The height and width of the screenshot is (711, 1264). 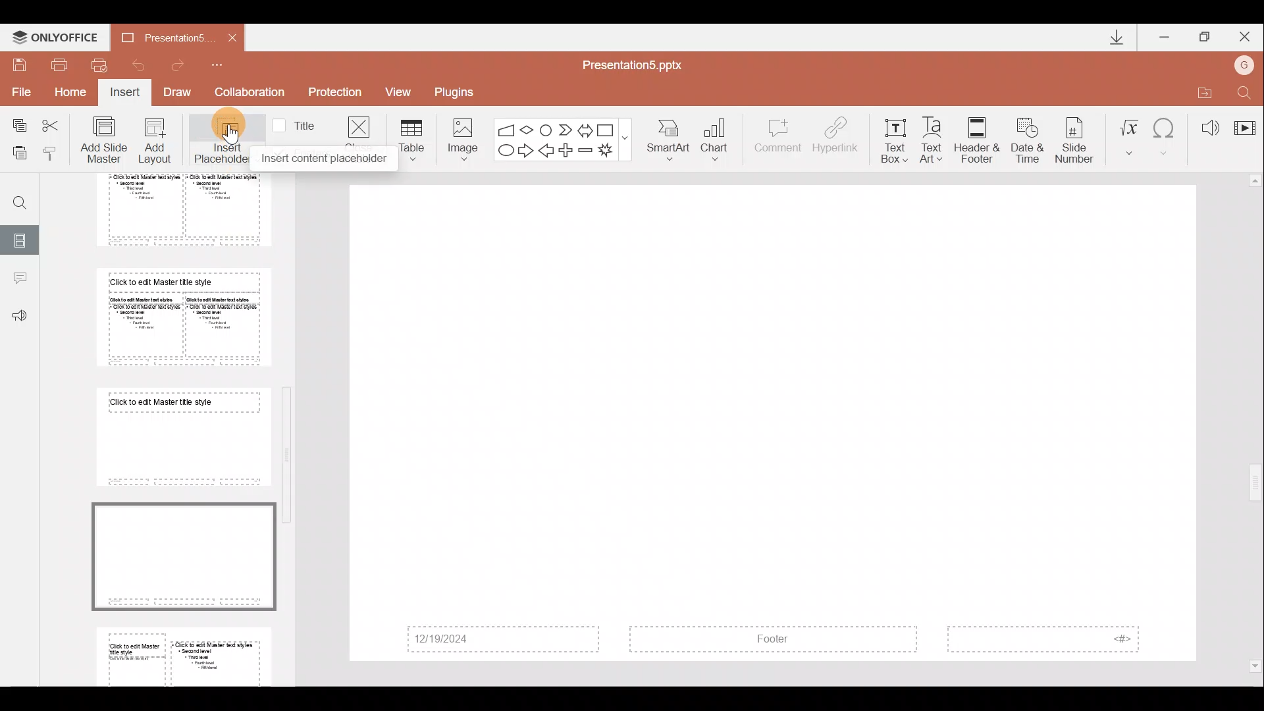 I want to click on Document name, so click(x=640, y=64).